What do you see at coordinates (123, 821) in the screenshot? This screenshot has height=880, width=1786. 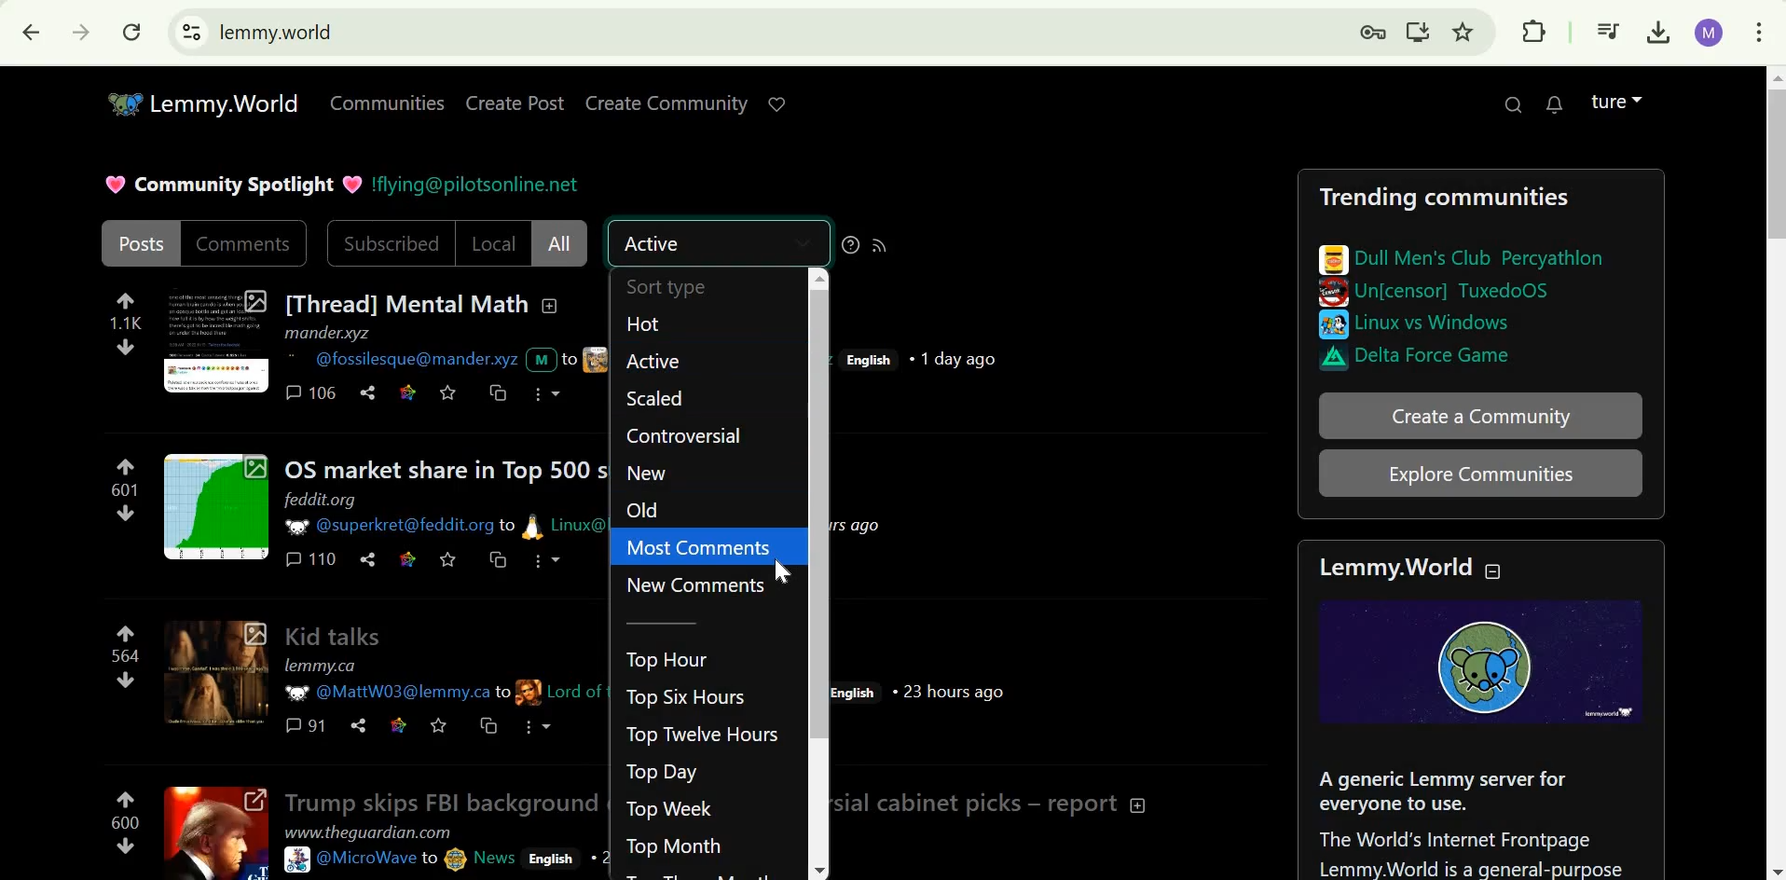 I see `600 points` at bounding box center [123, 821].